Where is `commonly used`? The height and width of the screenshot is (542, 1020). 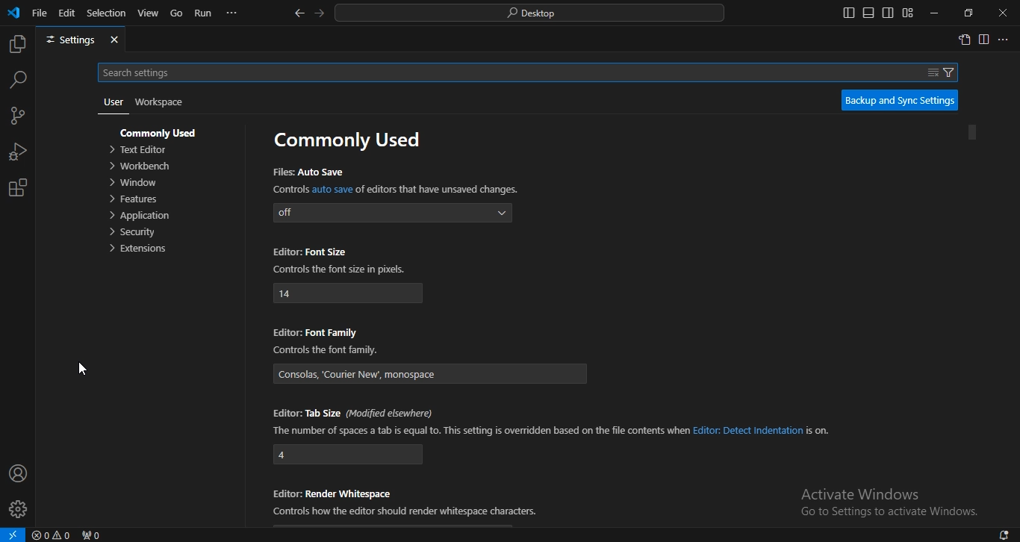 commonly used is located at coordinates (159, 133).